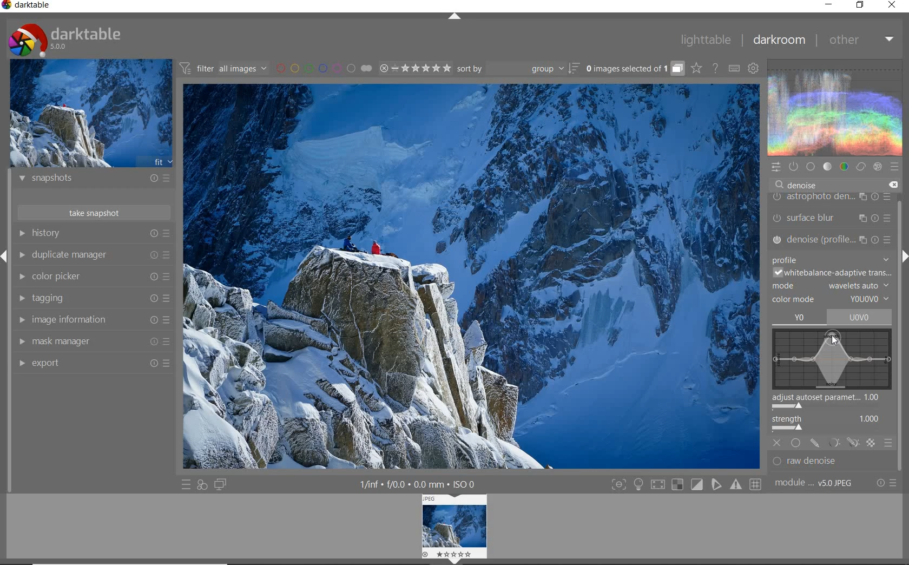 The width and height of the screenshot is (909, 565). What do you see at coordinates (456, 529) in the screenshot?
I see `IMAGE` at bounding box center [456, 529].